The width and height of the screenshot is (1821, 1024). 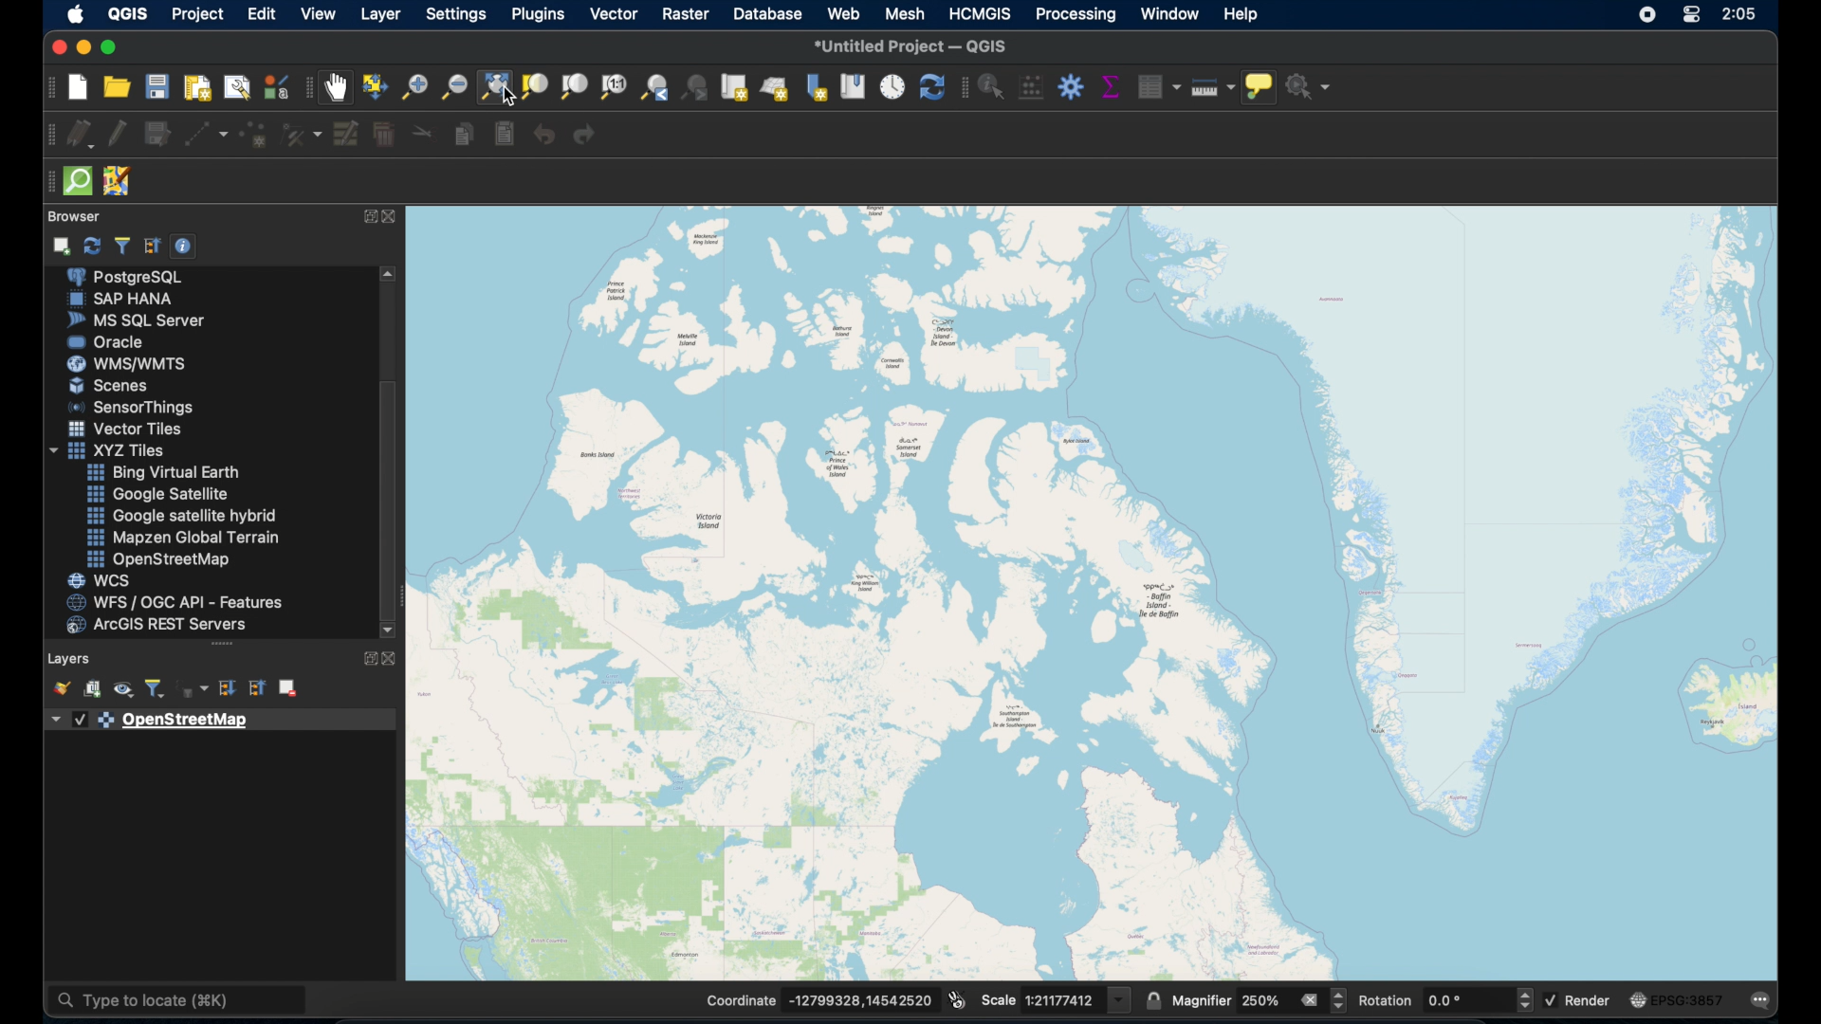 I want to click on EPSG:3875, so click(x=1694, y=1000).